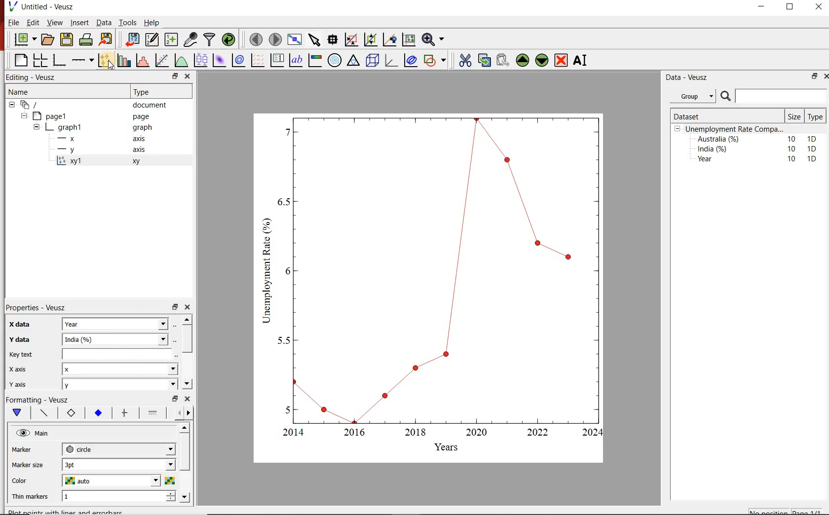 Image resolution: width=829 pixels, height=515 pixels. What do you see at coordinates (18, 369) in the screenshot?
I see `x axis` at bounding box center [18, 369].